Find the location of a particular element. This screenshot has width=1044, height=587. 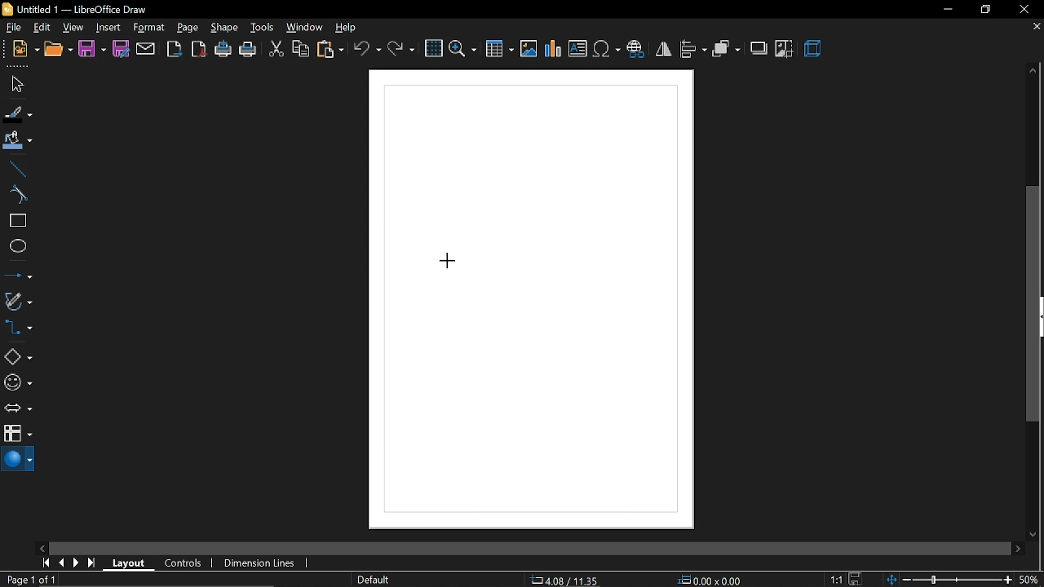

fill line is located at coordinates (18, 115).